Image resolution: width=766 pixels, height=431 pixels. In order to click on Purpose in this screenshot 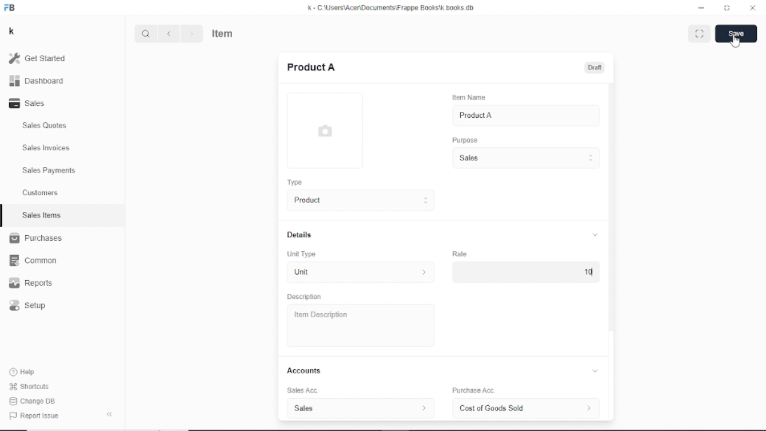, I will do `click(464, 139)`.